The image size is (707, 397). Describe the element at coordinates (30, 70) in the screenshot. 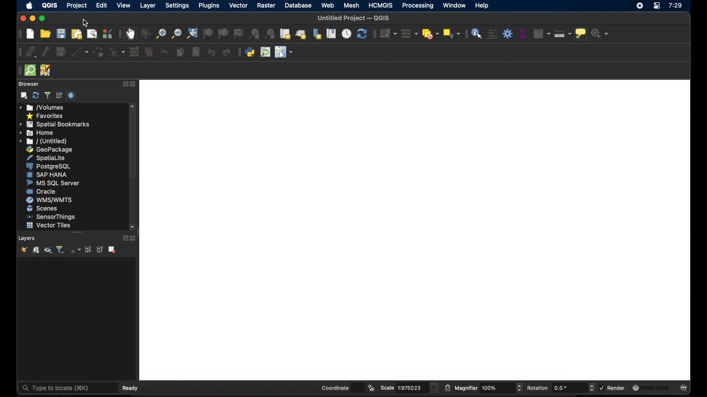

I see `quick som` at that location.